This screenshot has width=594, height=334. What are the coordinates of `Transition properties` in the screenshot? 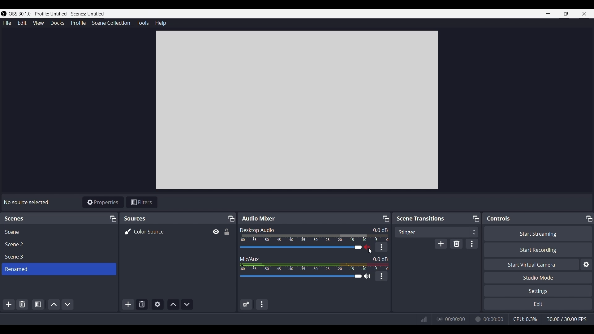 It's located at (472, 244).